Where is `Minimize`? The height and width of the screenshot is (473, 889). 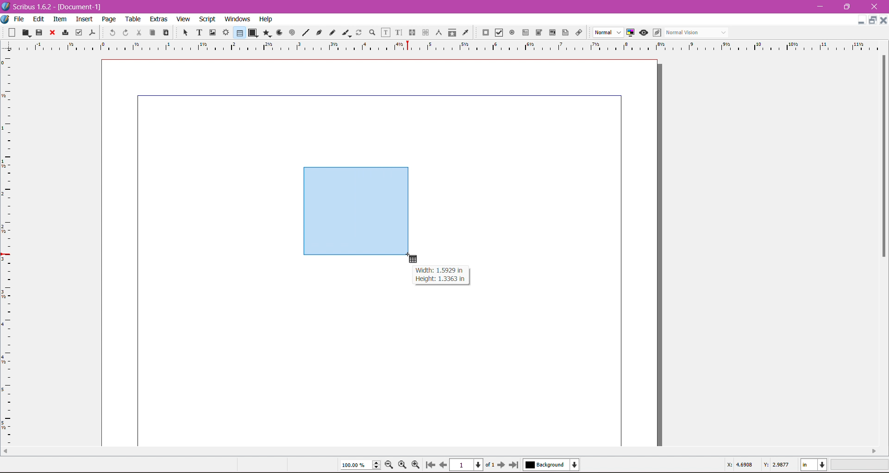 Minimize is located at coordinates (822, 6).